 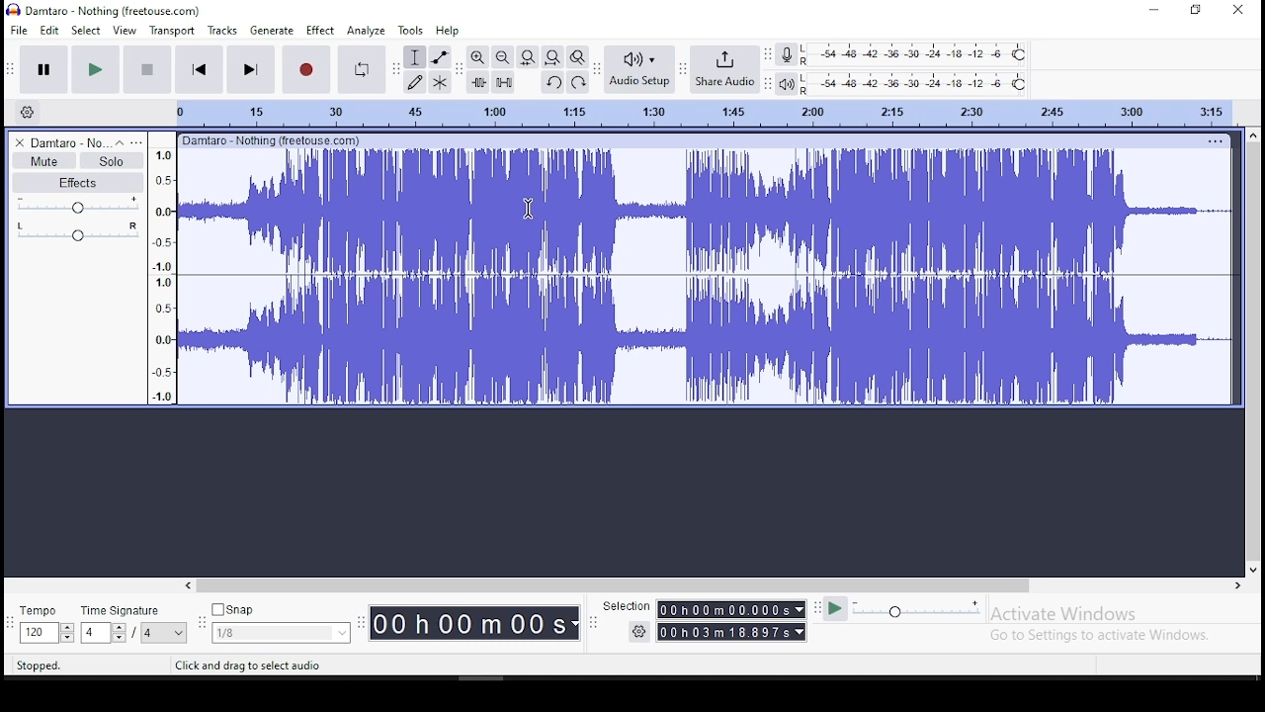 I want to click on envelope tool, so click(x=440, y=57).